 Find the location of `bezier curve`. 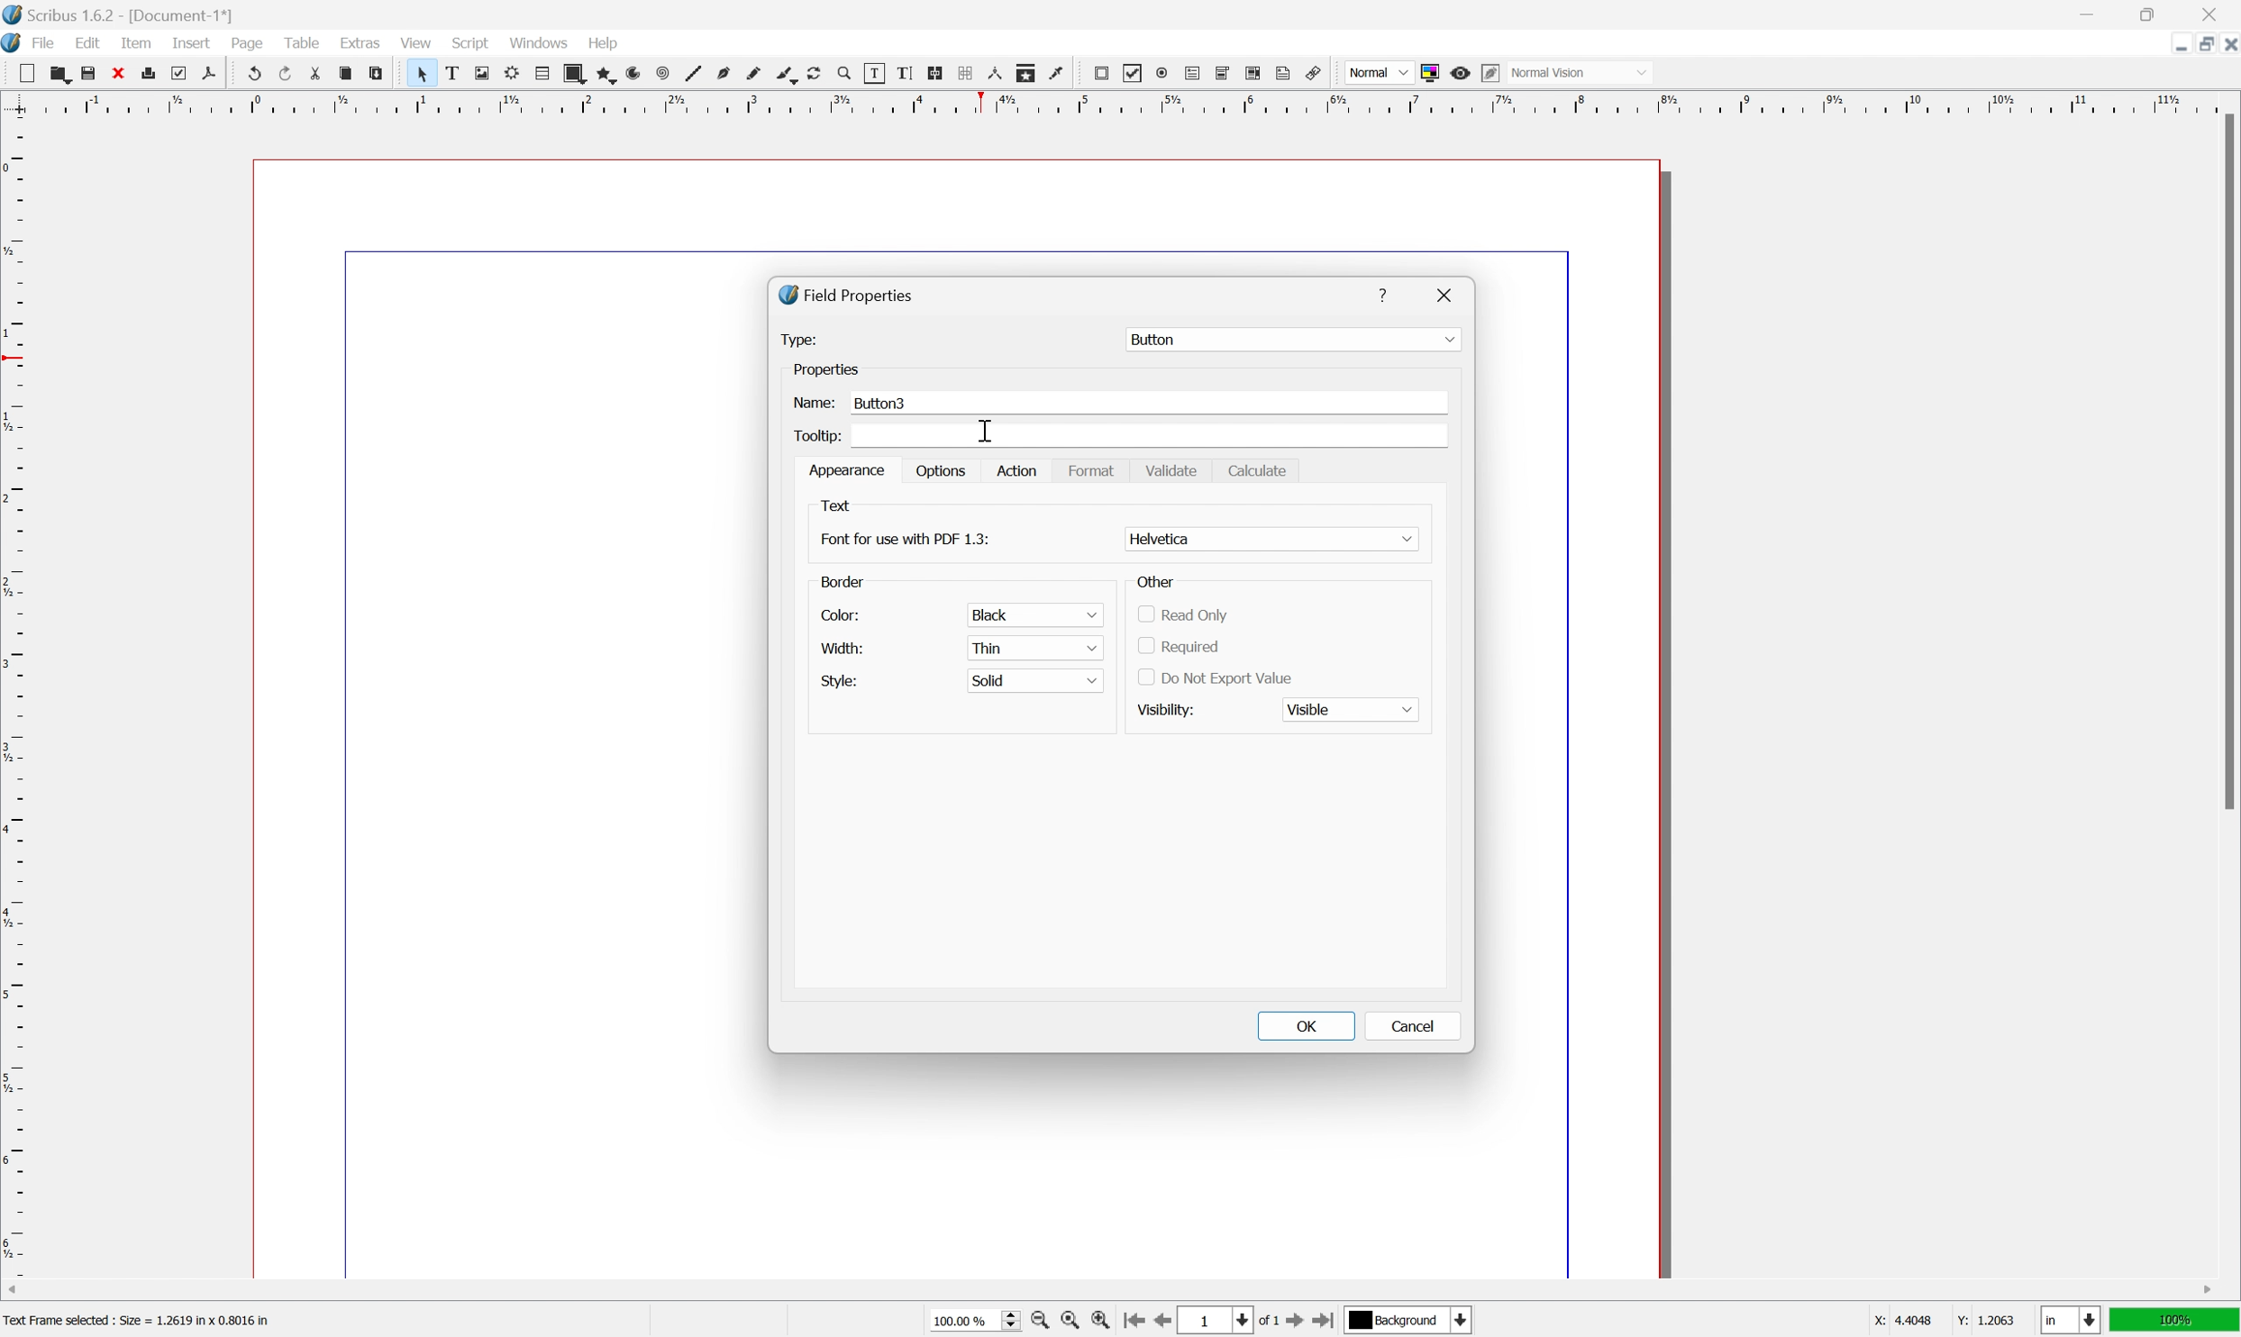

bezier curve is located at coordinates (722, 74).